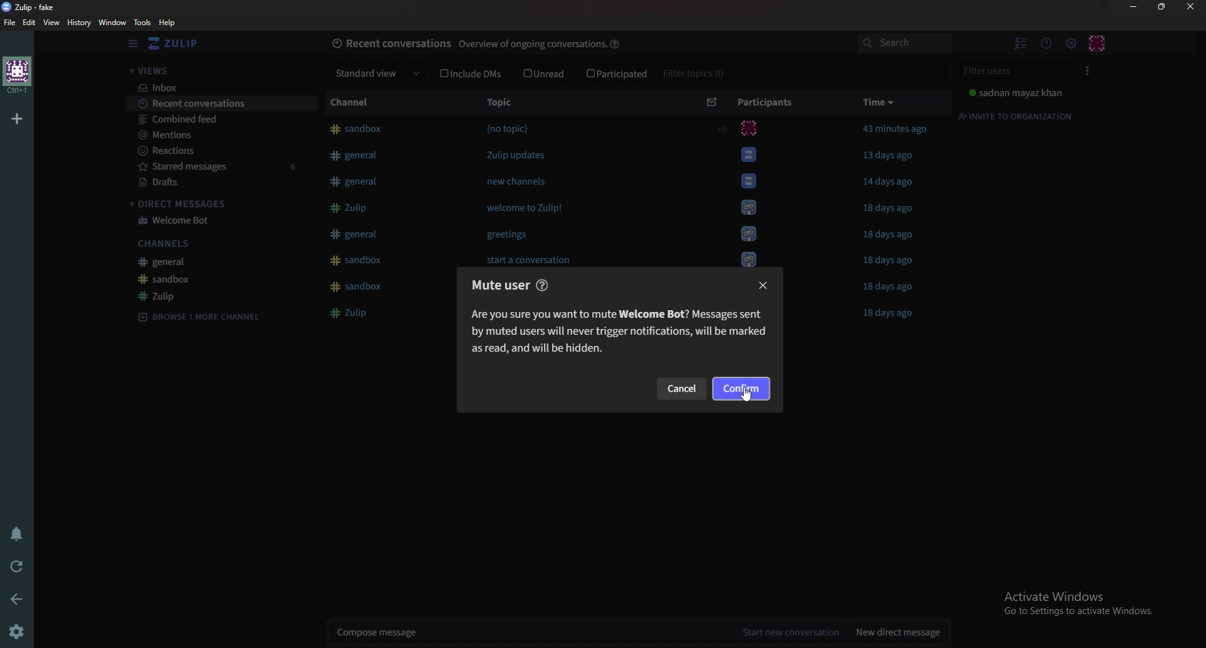 The width and height of the screenshot is (1206, 648). What do you see at coordinates (390, 43) in the screenshot?
I see `Recent conversations` at bounding box center [390, 43].